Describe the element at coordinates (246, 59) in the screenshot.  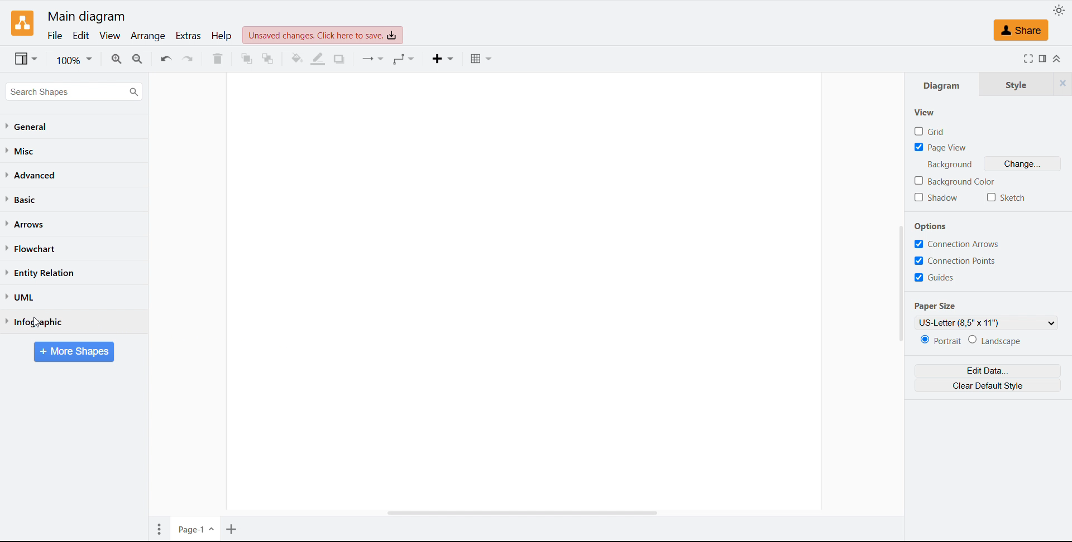
I see `To front ` at that location.